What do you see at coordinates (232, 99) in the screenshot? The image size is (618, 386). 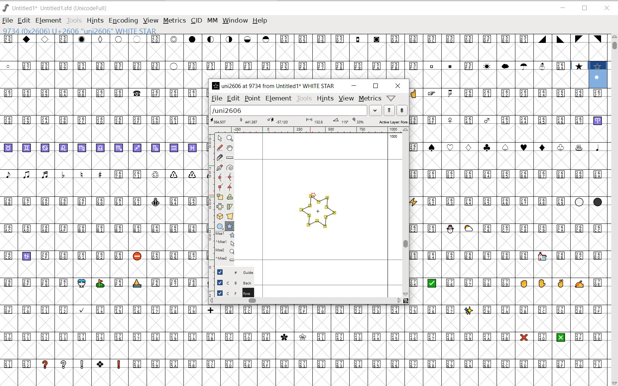 I see `EDIT` at bounding box center [232, 99].